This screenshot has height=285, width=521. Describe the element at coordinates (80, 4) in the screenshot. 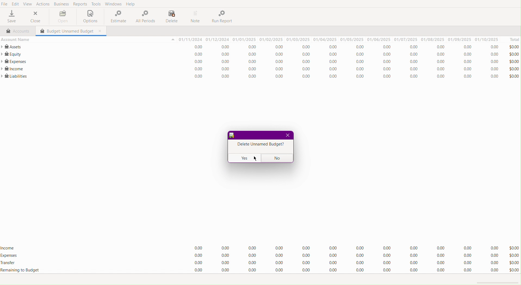

I see `Reports` at that location.